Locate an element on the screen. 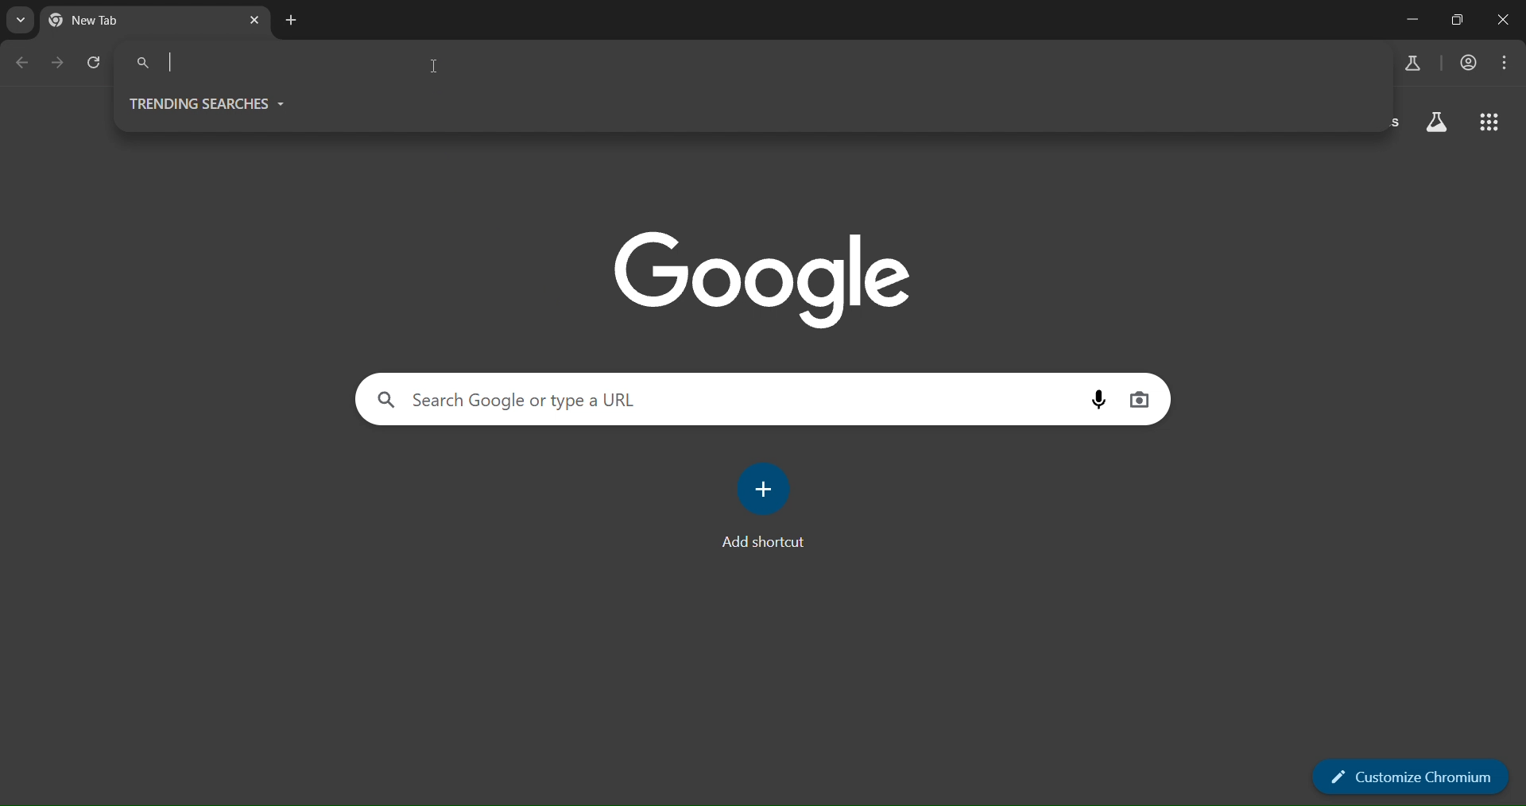  restore down is located at coordinates (1460, 19).